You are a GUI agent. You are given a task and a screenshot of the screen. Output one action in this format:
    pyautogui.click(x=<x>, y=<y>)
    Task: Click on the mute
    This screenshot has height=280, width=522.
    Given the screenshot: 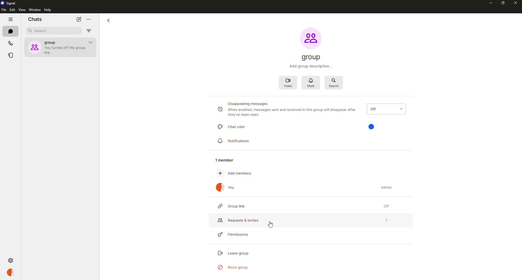 What is the action you would take?
    pyautogui.click(x=312, y=82)
    